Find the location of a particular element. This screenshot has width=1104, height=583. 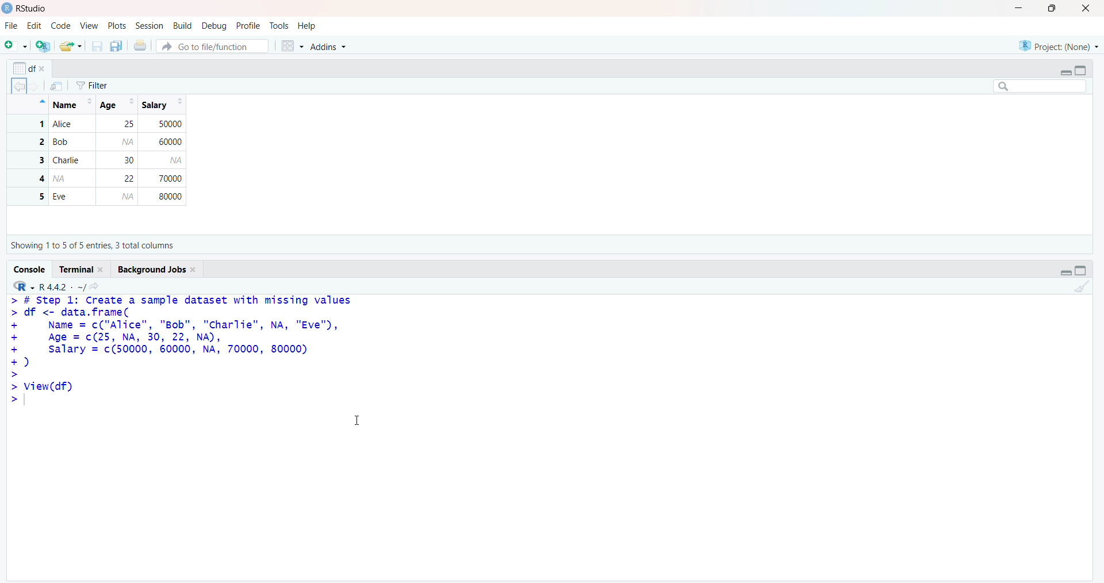

Maximize is located at coordinates (1080, 271).